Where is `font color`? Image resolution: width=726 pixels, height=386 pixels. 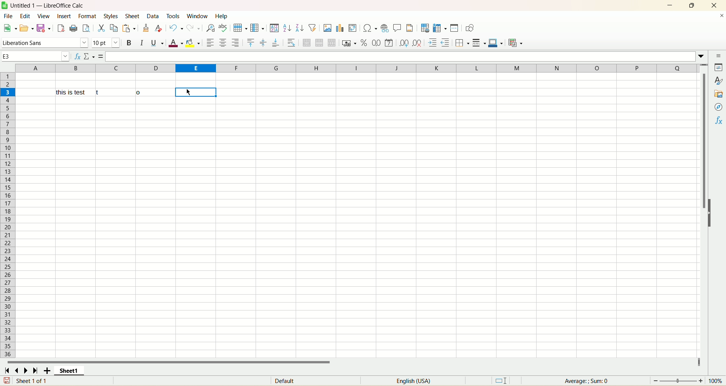
font color is located at coordinates (177, 43).